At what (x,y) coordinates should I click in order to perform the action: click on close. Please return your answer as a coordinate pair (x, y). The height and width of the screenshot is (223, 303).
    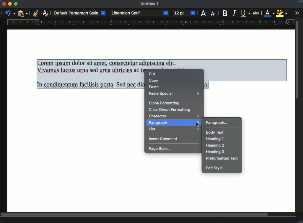
    Looking at the image, I should click on (4, 4).